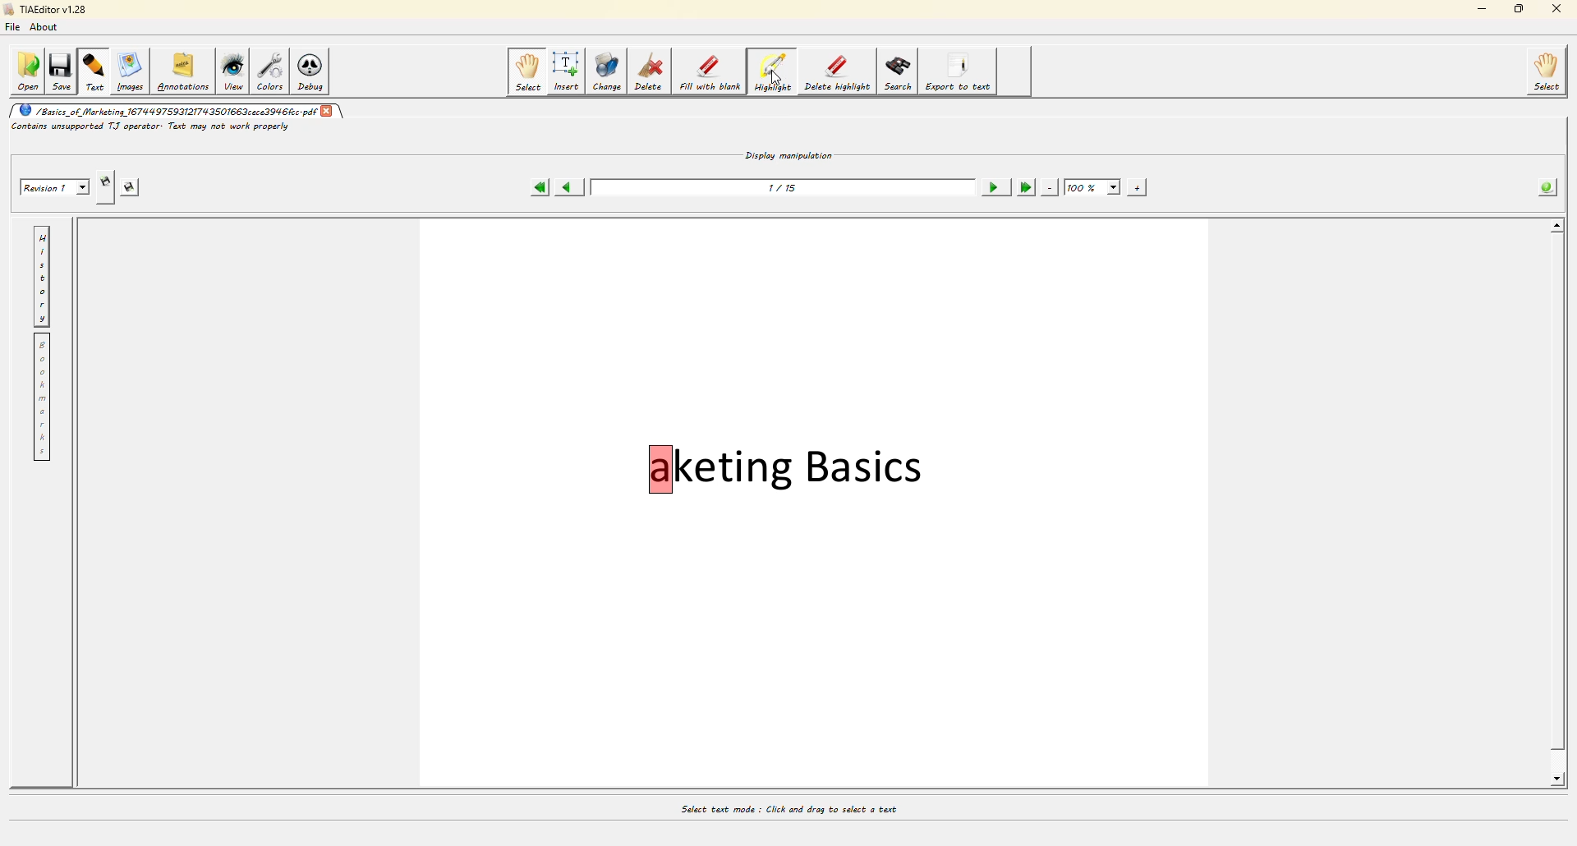 This screenshot has height=846, width=1577. What do you see at coordinates (184, 72) in the screenshot?
I see `annotations` at bounding box center [184, 72].